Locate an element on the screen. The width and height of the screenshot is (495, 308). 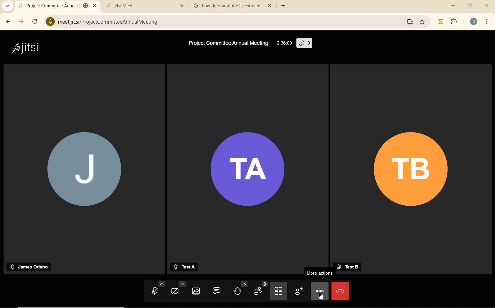
how does youtube live stream is located at coordinates (234, 6).